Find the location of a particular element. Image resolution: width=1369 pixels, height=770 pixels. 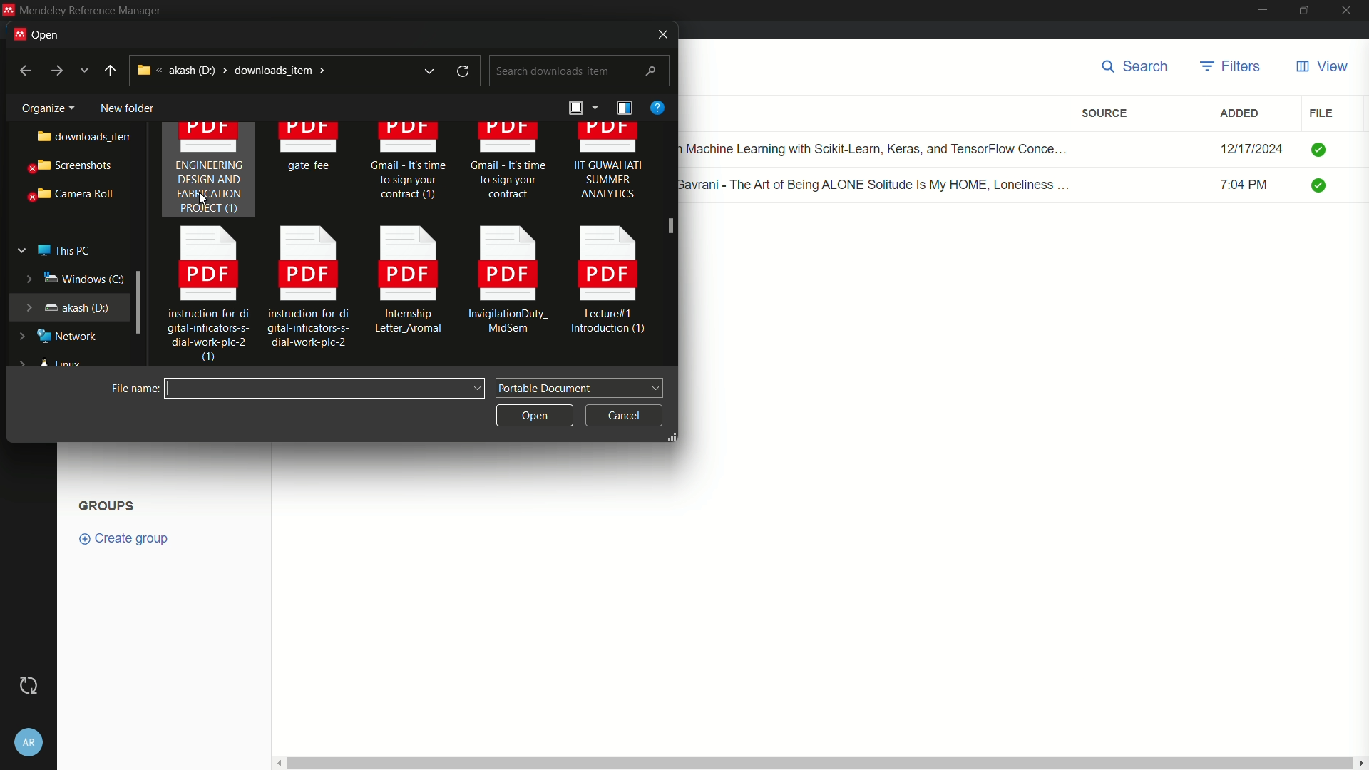

downloads_item.. is located at coordinates (73, 137).